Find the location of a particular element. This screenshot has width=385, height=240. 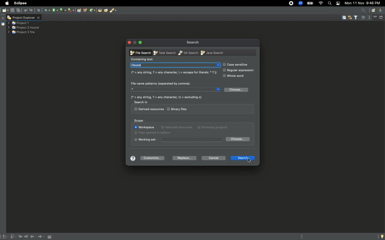

undo is located at coordinates (25, 10).